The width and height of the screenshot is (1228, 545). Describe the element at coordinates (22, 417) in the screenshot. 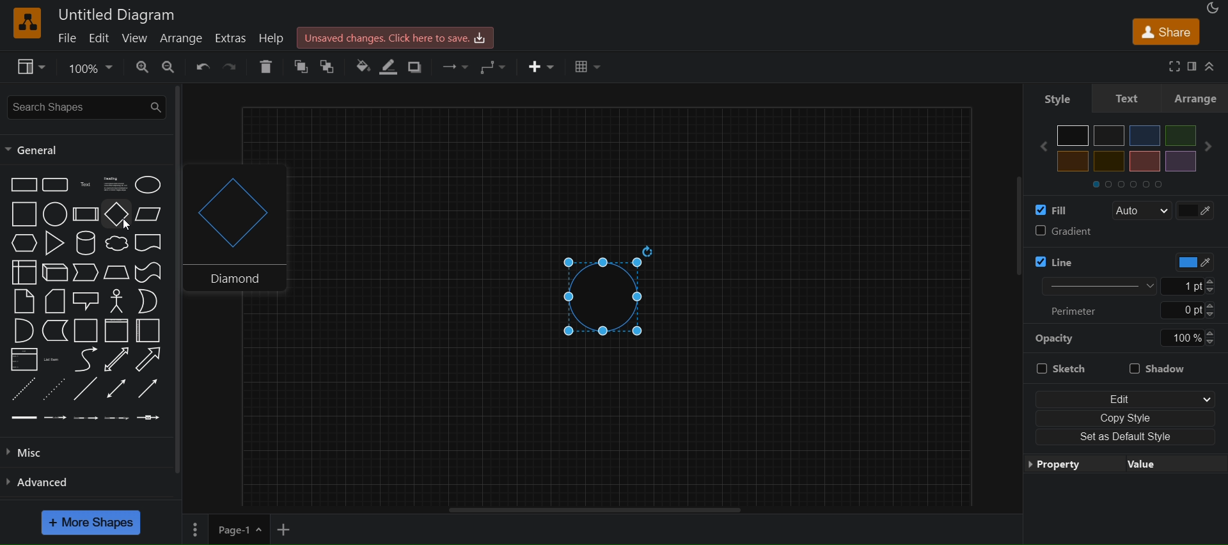

I see `connector 1` at that location.